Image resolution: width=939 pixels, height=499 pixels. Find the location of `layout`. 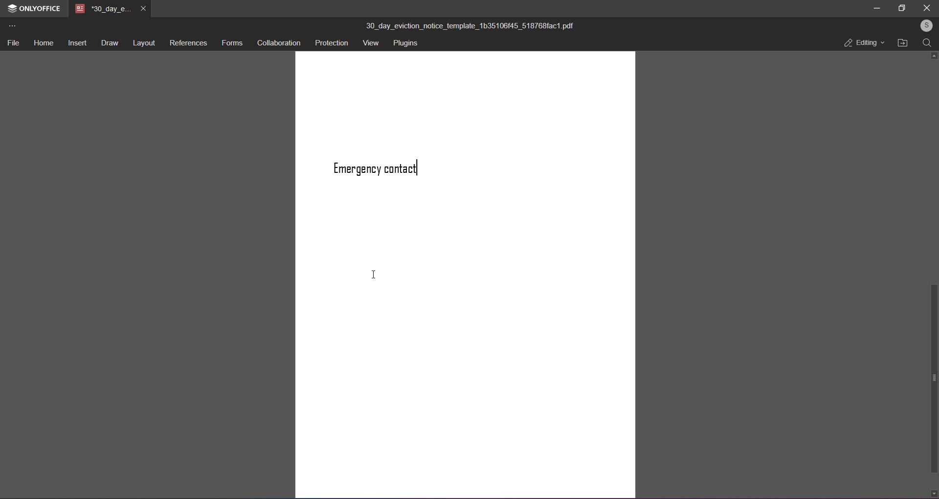

layout is located at coordinates (144, 44).